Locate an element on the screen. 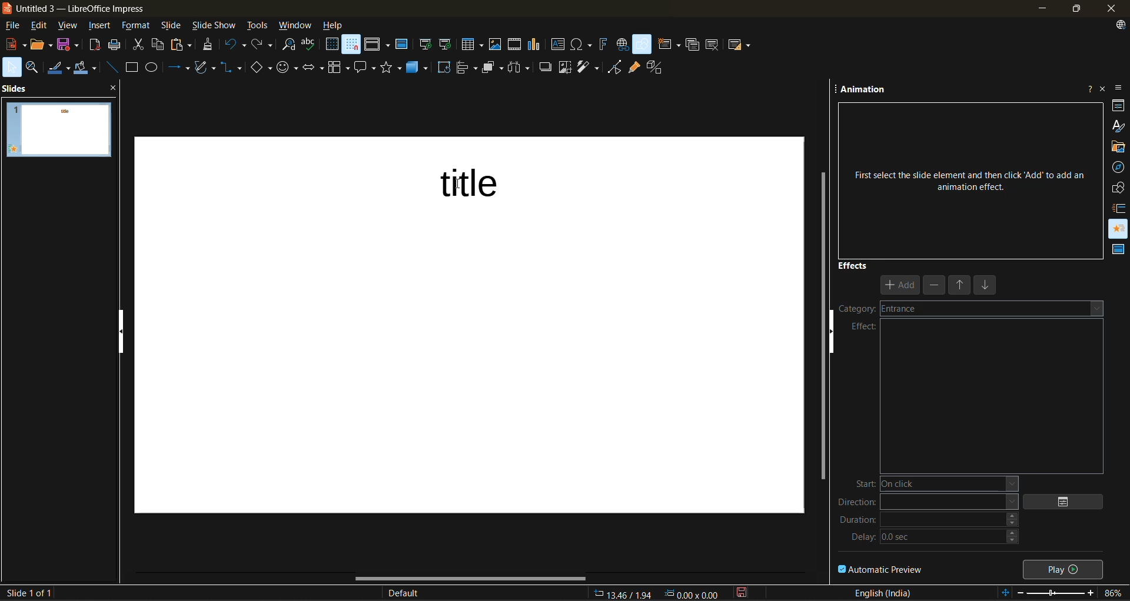 The width and height of the screenshot is (1130, 601). view is located at coordinates (70, 26).